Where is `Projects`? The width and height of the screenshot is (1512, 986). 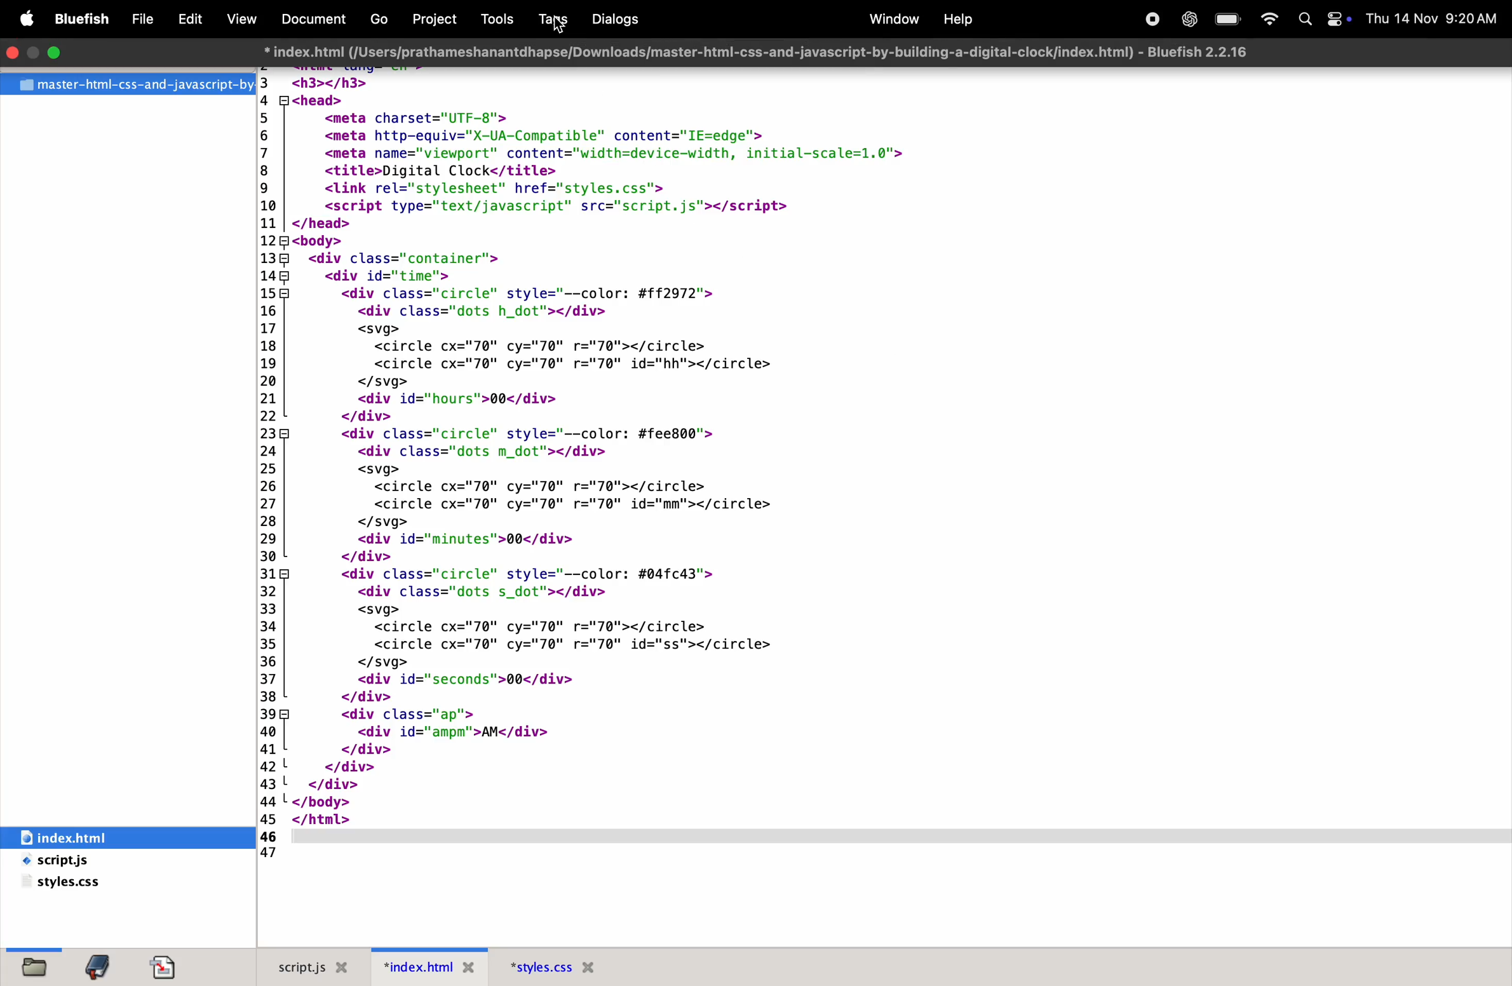
Projects is located at coordinates (440, 18).